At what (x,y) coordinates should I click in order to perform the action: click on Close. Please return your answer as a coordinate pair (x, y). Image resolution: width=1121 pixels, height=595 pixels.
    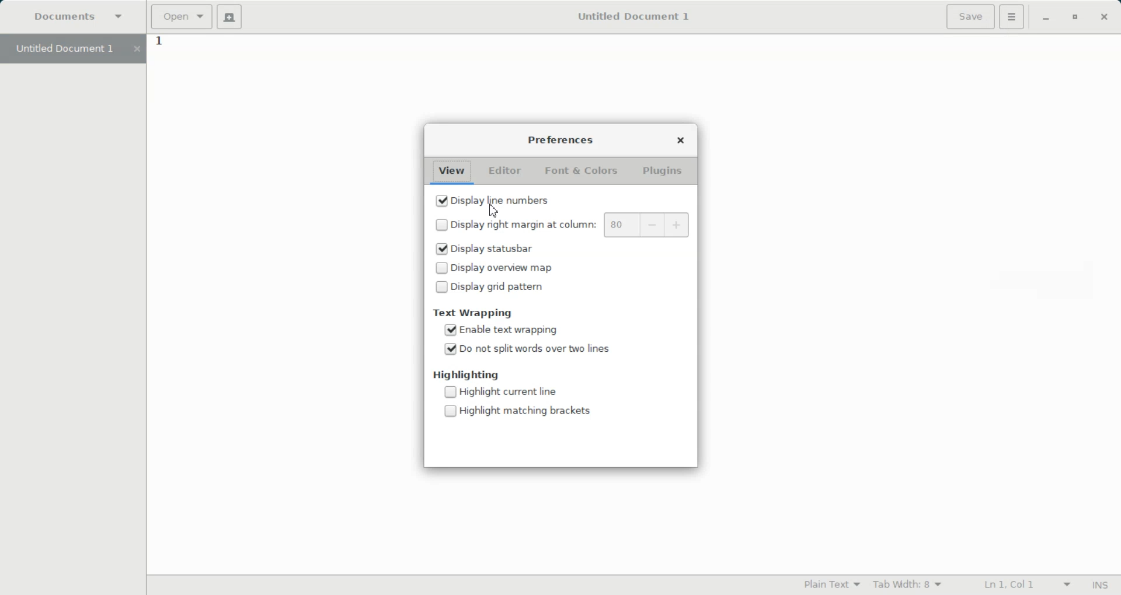
    Looking at the image, I should click on (677, 139).